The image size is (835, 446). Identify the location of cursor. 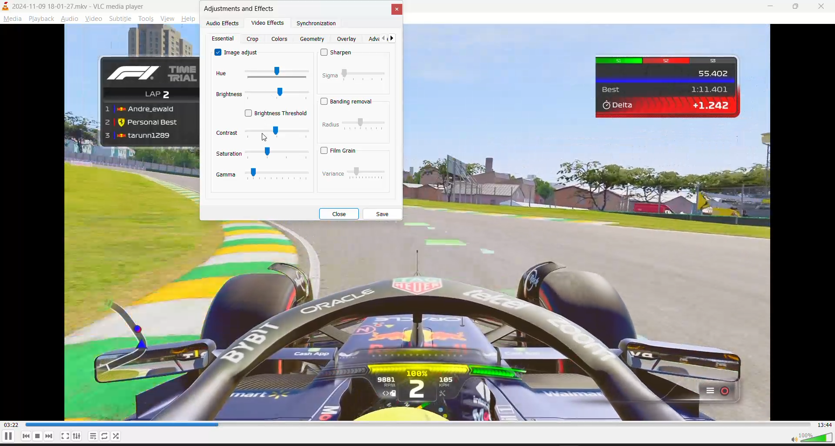
(265, 138).